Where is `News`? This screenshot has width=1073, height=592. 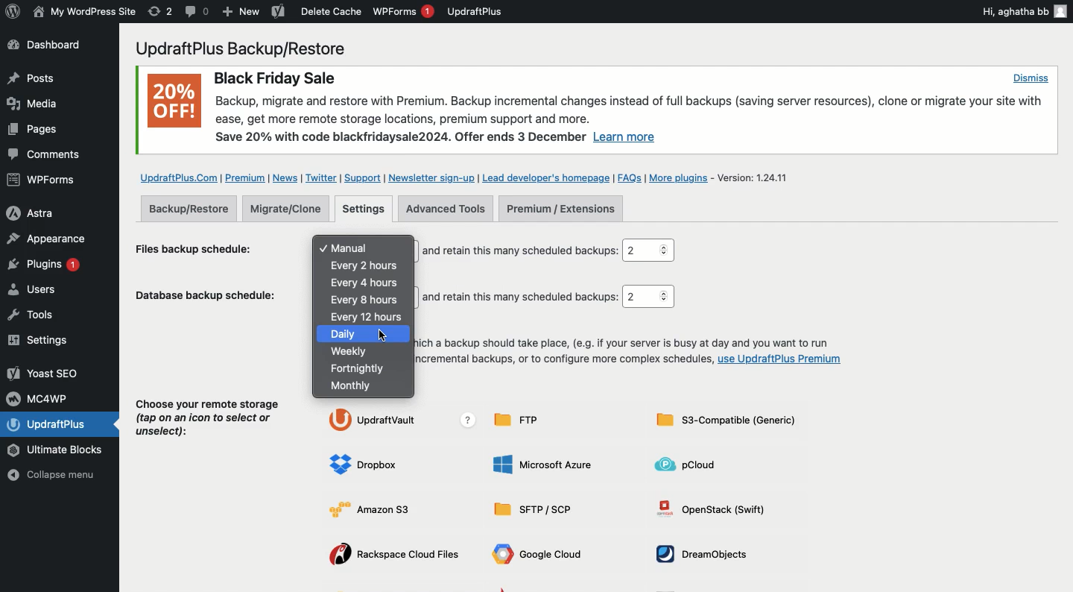
News is located at coordinates (287, 178).